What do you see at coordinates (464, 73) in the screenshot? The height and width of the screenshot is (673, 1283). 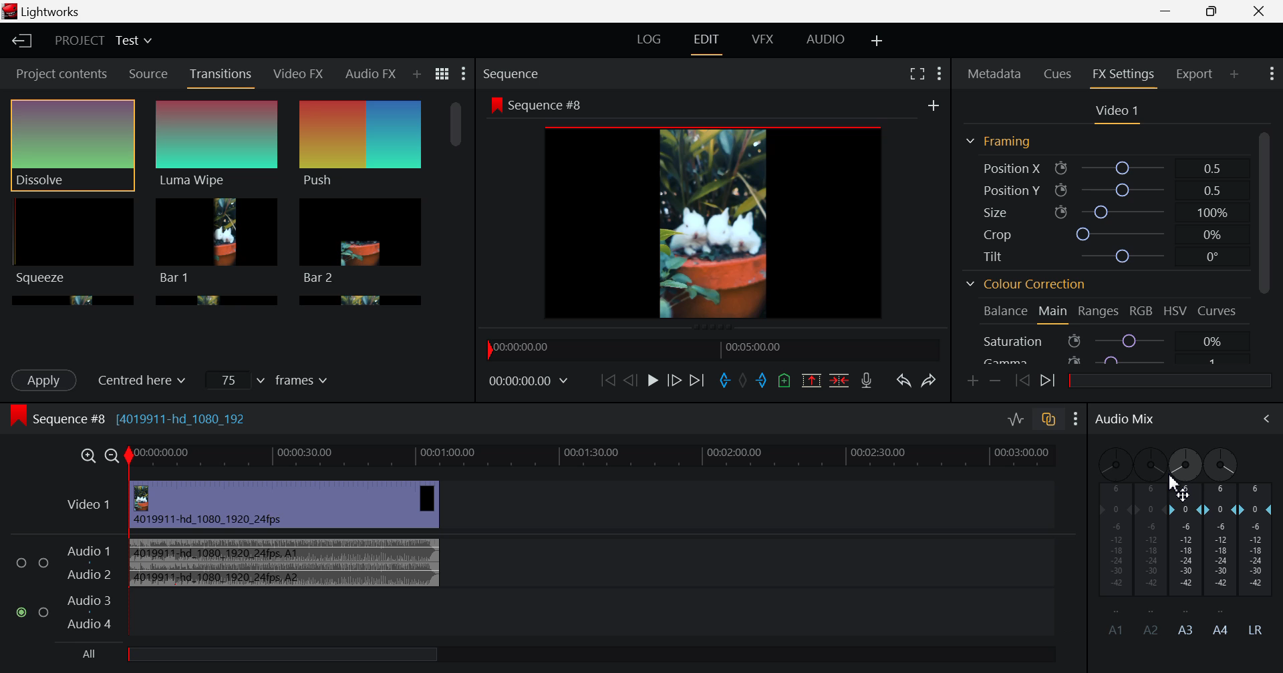 I see `Show Settings` at bounding box center [464, 73].